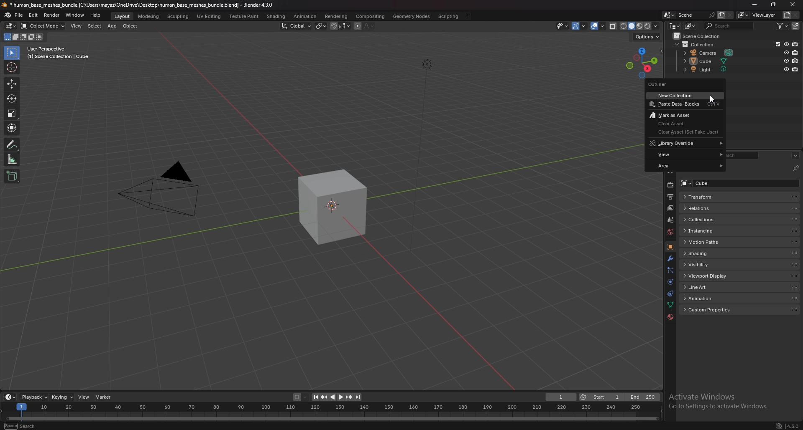 The height and width of the screenshot is (430, 803). What do you see at coordinates (324, 397) in the screenshot?
I see `jump to keyframe` at bounding box center [324, 397].